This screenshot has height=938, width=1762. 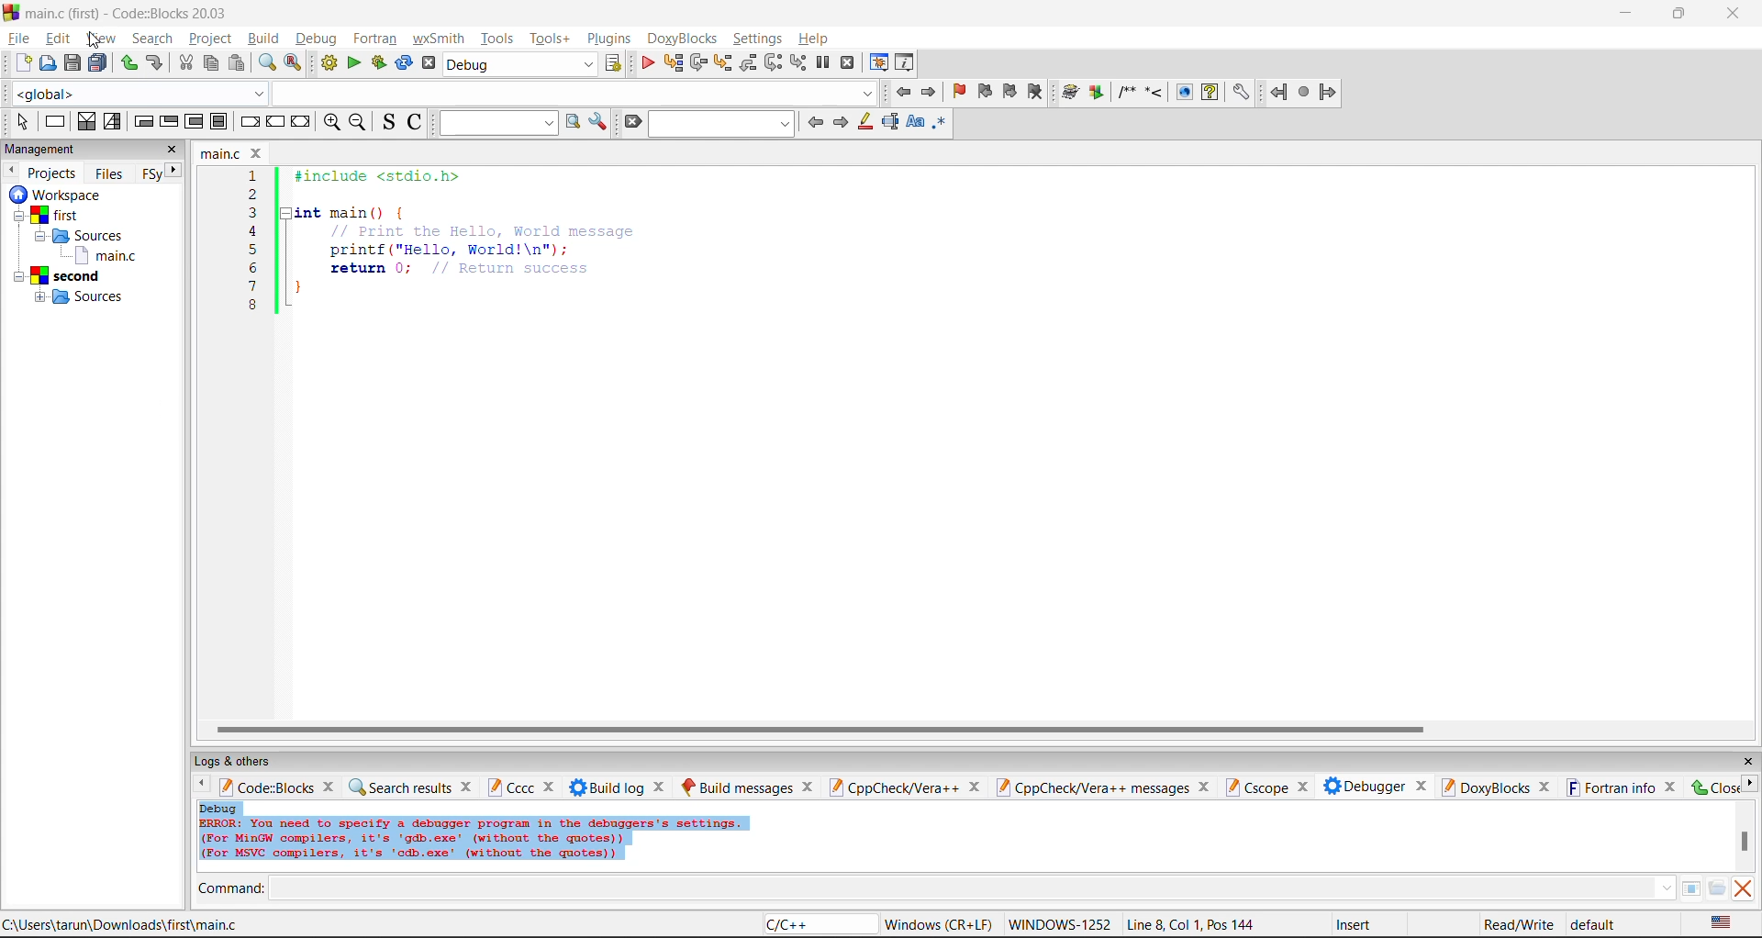 What do you see at coordinates (1182, 93) in the screenshot?
I see `web` at bounding box center [1182, 93].